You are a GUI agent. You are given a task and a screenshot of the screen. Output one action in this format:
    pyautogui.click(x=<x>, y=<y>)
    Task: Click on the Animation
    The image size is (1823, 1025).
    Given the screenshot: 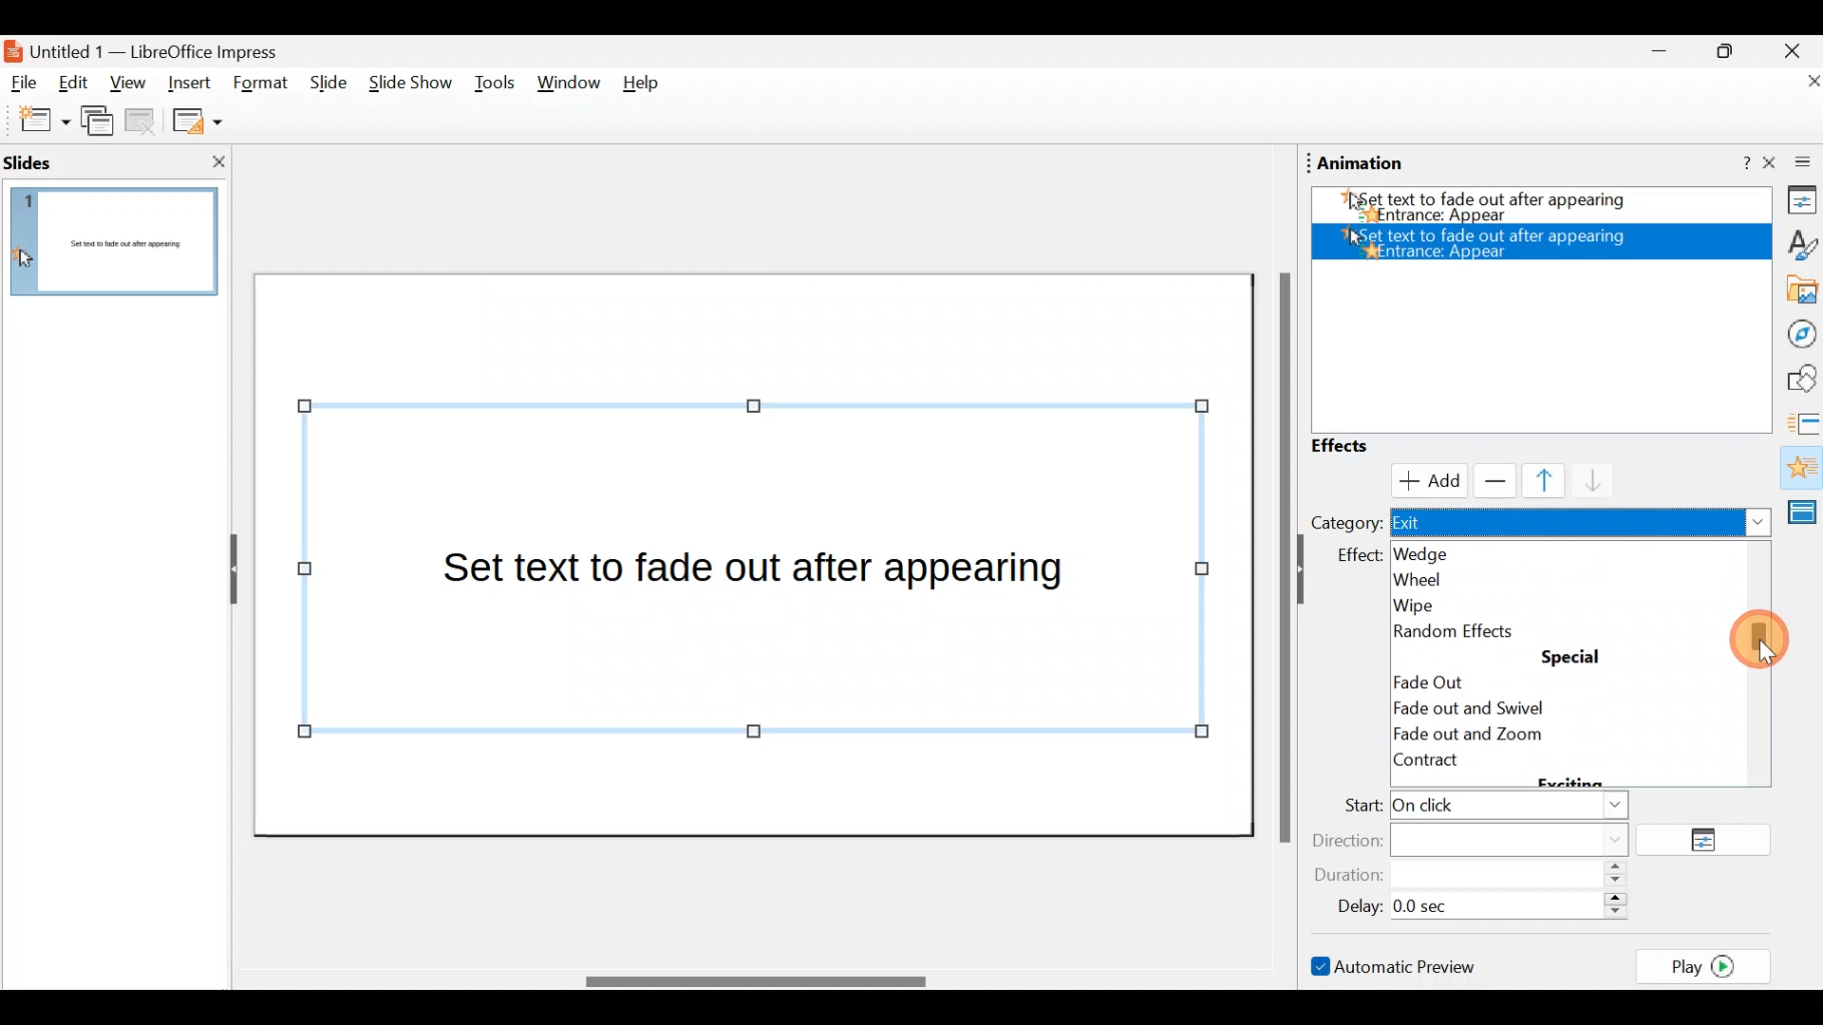 What is the action you would take?
    pyautogui.click(x=1362, y=163)
    